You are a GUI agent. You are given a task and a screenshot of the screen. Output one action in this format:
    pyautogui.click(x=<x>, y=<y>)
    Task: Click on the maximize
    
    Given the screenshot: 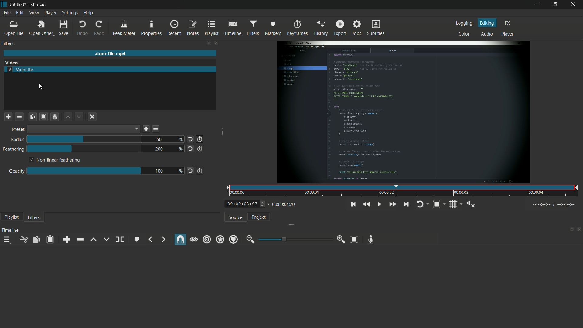 What is the action you would take?
    pyautogui.click(x=556, y=5)
    